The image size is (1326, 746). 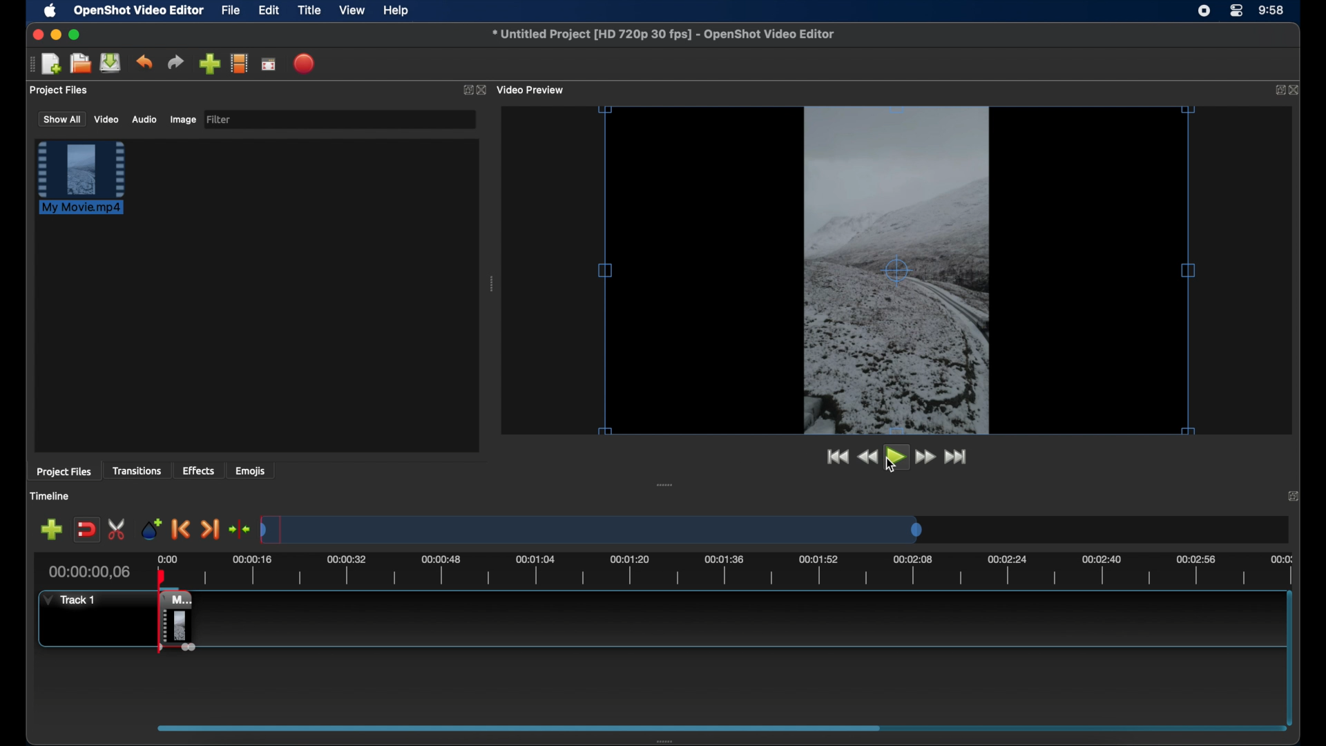 I want to click on jumpt to  end, so click(x=957, y=457).